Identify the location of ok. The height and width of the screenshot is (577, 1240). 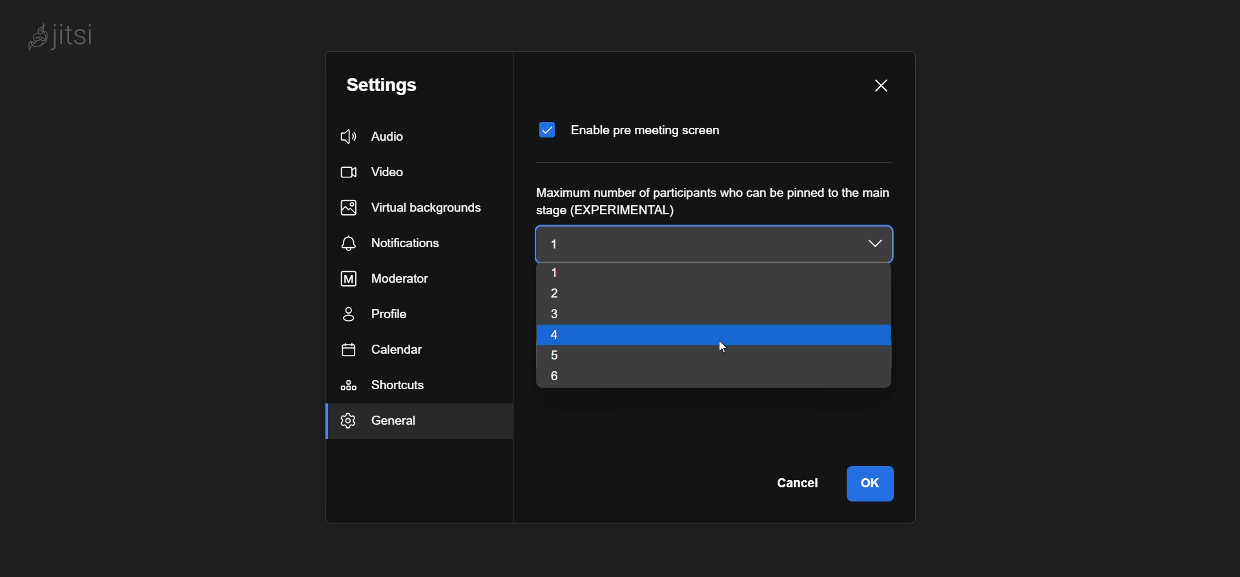
(874, 482).